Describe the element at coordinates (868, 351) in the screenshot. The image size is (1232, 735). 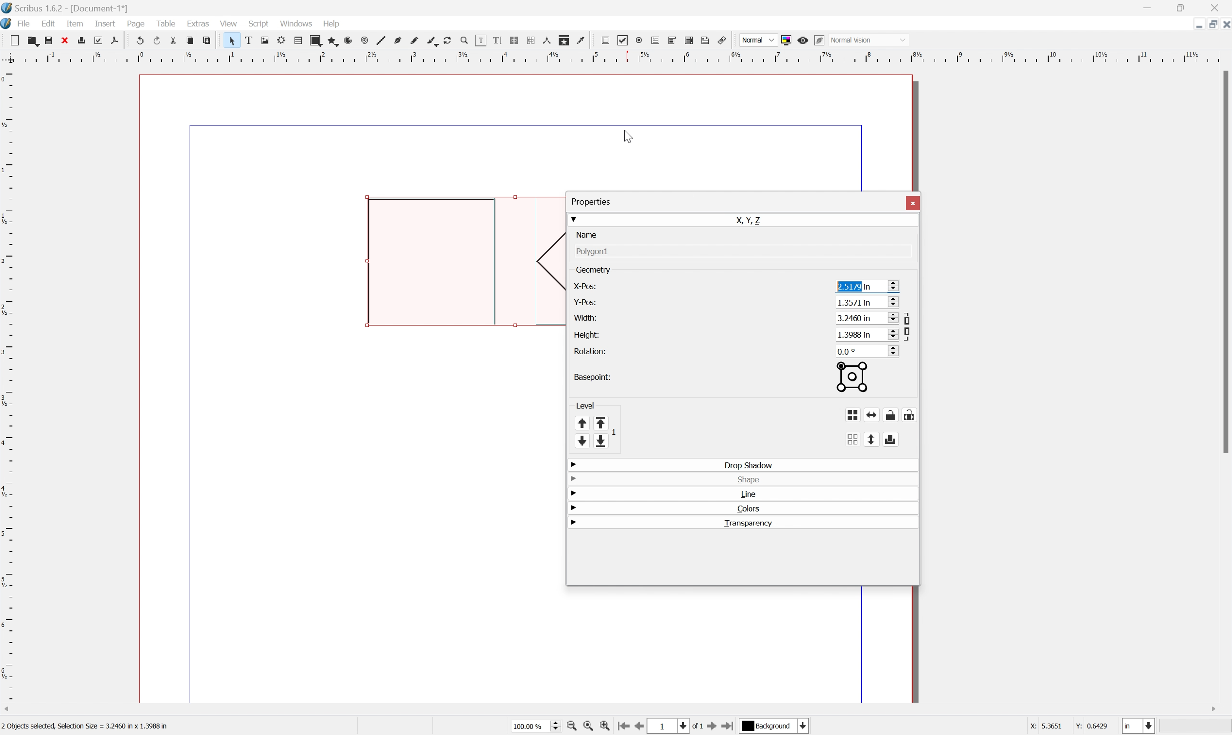
I see `0.0` at that location.